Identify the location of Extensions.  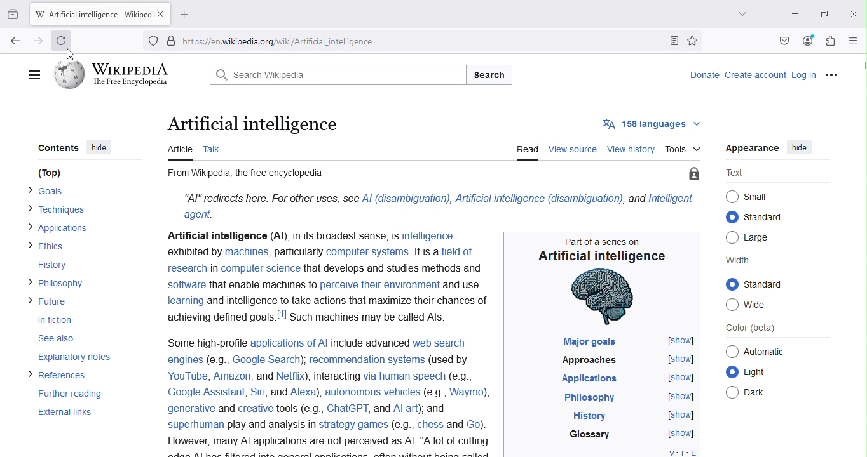
(831, 42).